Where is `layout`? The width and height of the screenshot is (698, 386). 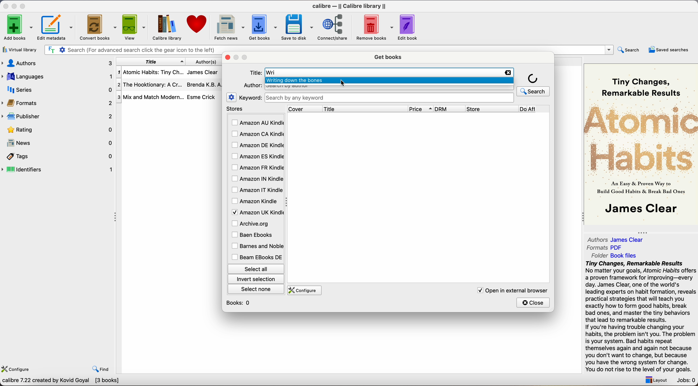 layout is located at coordinates (655, 380).